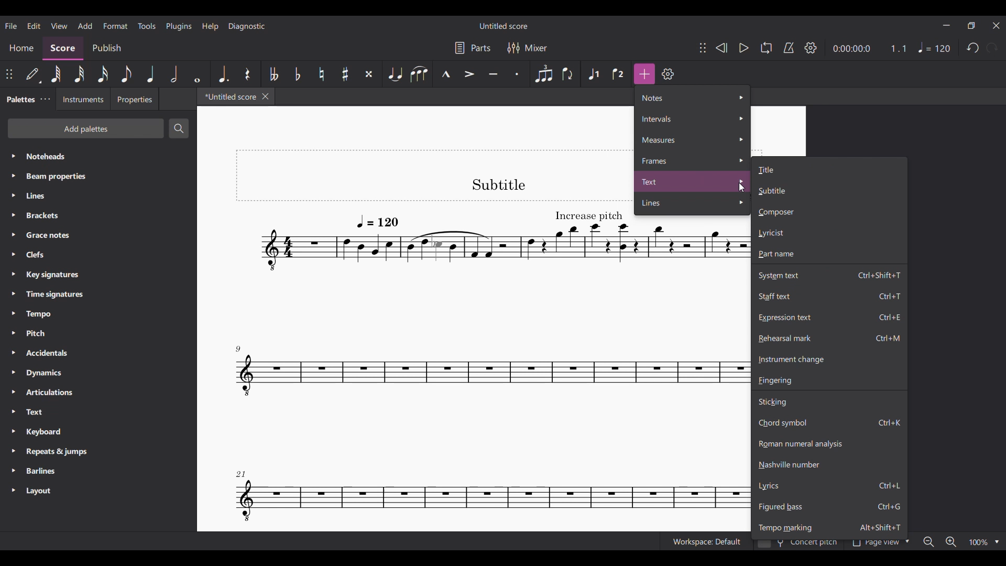  Describe the element at coordinates (248, 74) in the screenshot. I see `Rest` at that location.